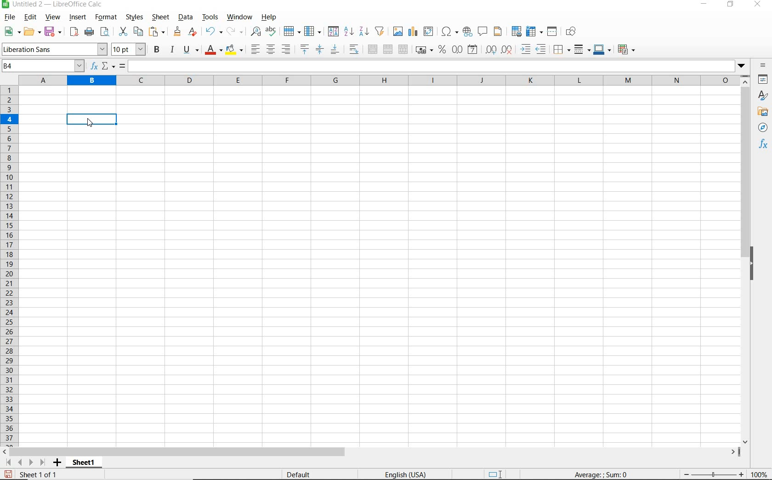 The height and width of the screenshot is (480, 772). What do you see at coordinates (398, 32) in the screenshot?
I see `insert image` at bounding box center [398, 32].